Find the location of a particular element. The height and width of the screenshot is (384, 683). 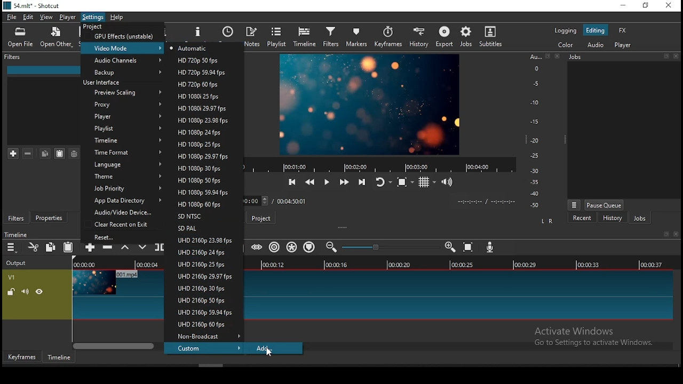

filters is located at coordinates (331, 36).